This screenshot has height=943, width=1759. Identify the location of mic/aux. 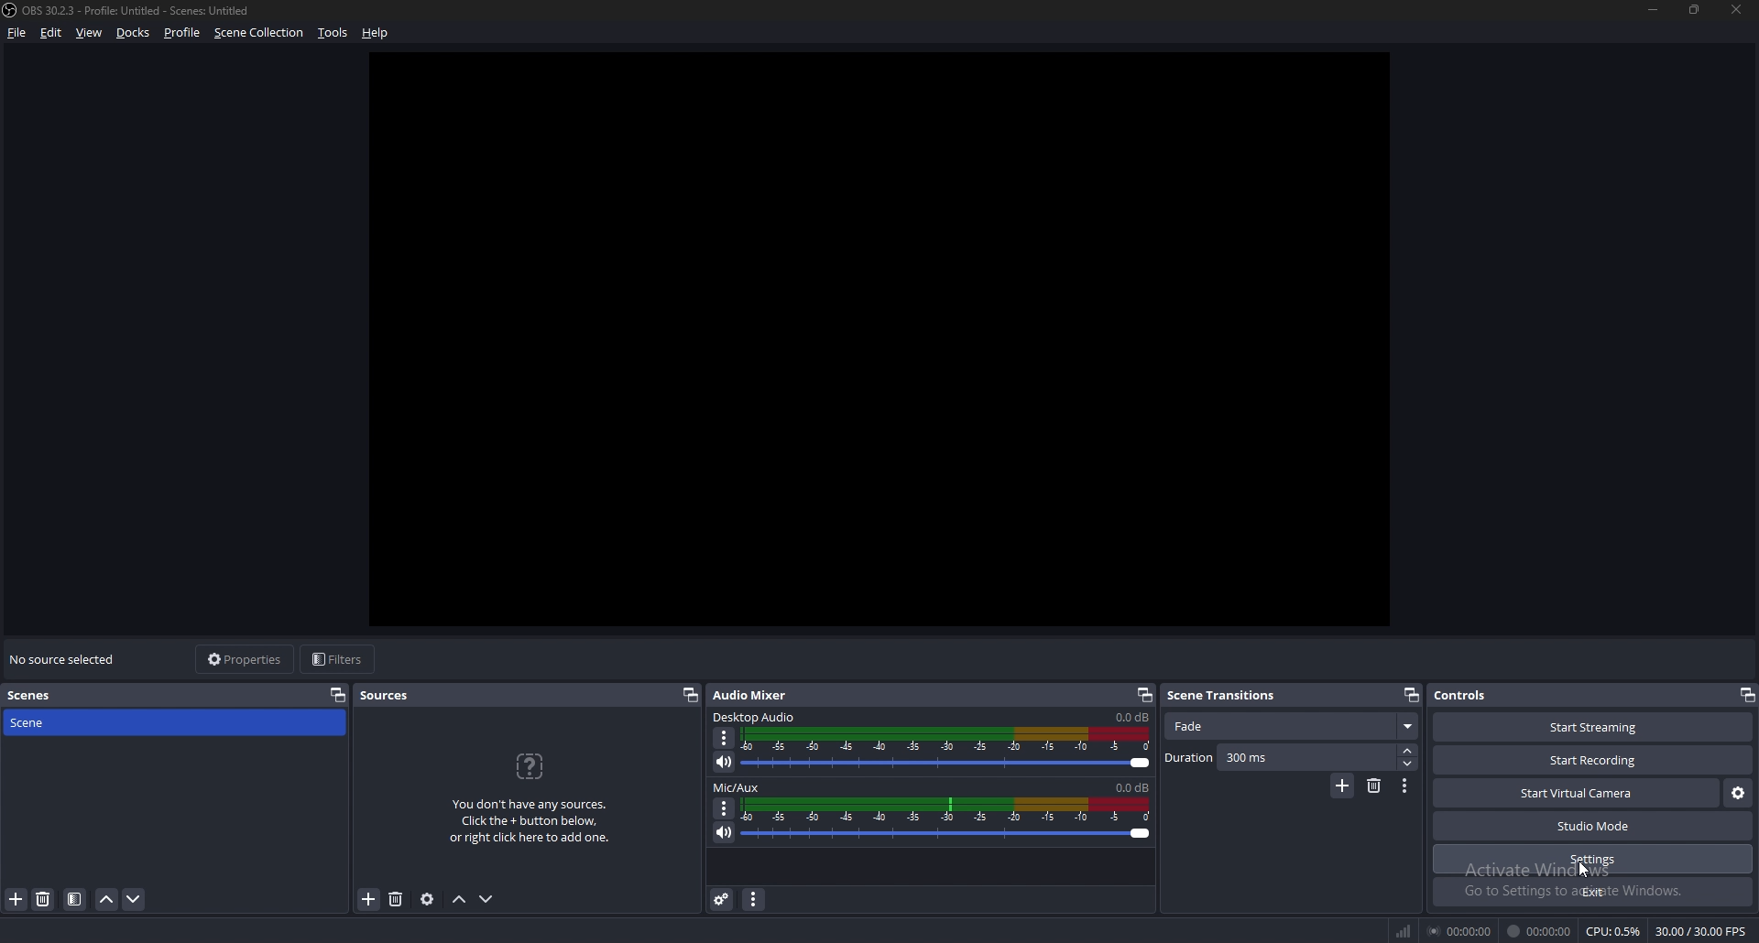
(737, 788).